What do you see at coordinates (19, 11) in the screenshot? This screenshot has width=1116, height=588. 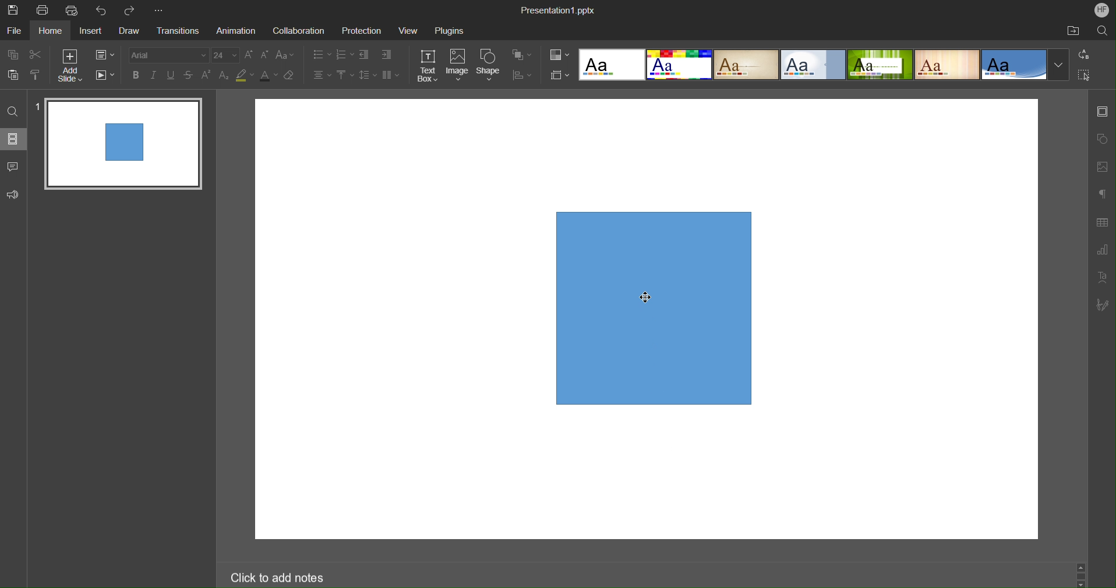 I see `Save` at bounding box center [19, 11].